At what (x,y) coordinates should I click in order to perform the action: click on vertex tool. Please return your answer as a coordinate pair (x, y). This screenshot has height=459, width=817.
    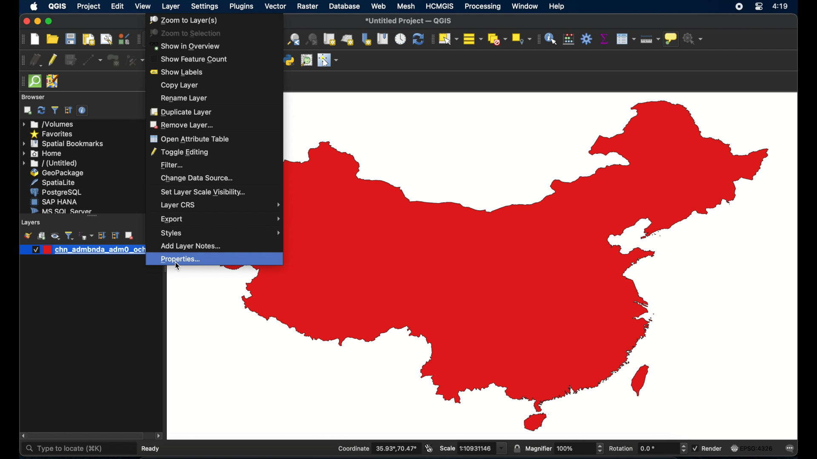
    Looking at the image, I should click on (135, 60).